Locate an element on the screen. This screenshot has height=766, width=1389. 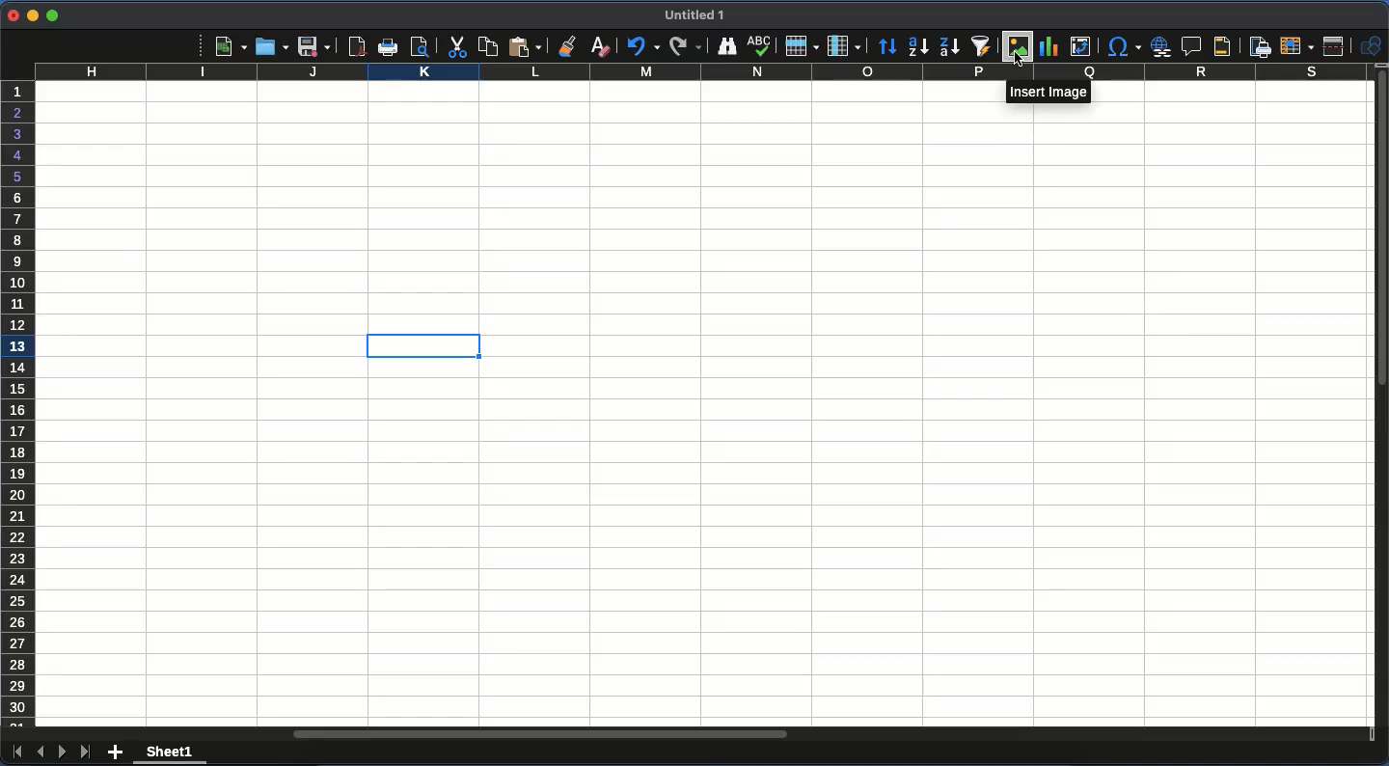
print is located at coordinates (388, 46).